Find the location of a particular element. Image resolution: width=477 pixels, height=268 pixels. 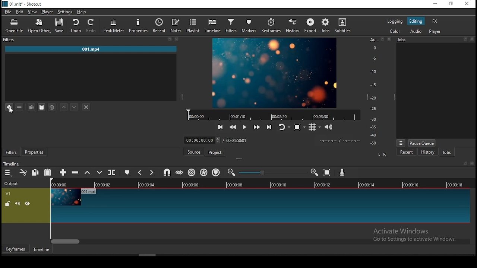

y axis is located at coordinates (372, 92).